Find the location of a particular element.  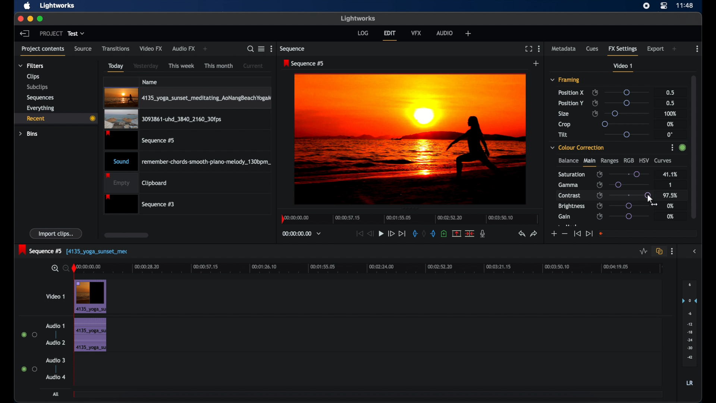

transitions is located at coordinates (116, 48).